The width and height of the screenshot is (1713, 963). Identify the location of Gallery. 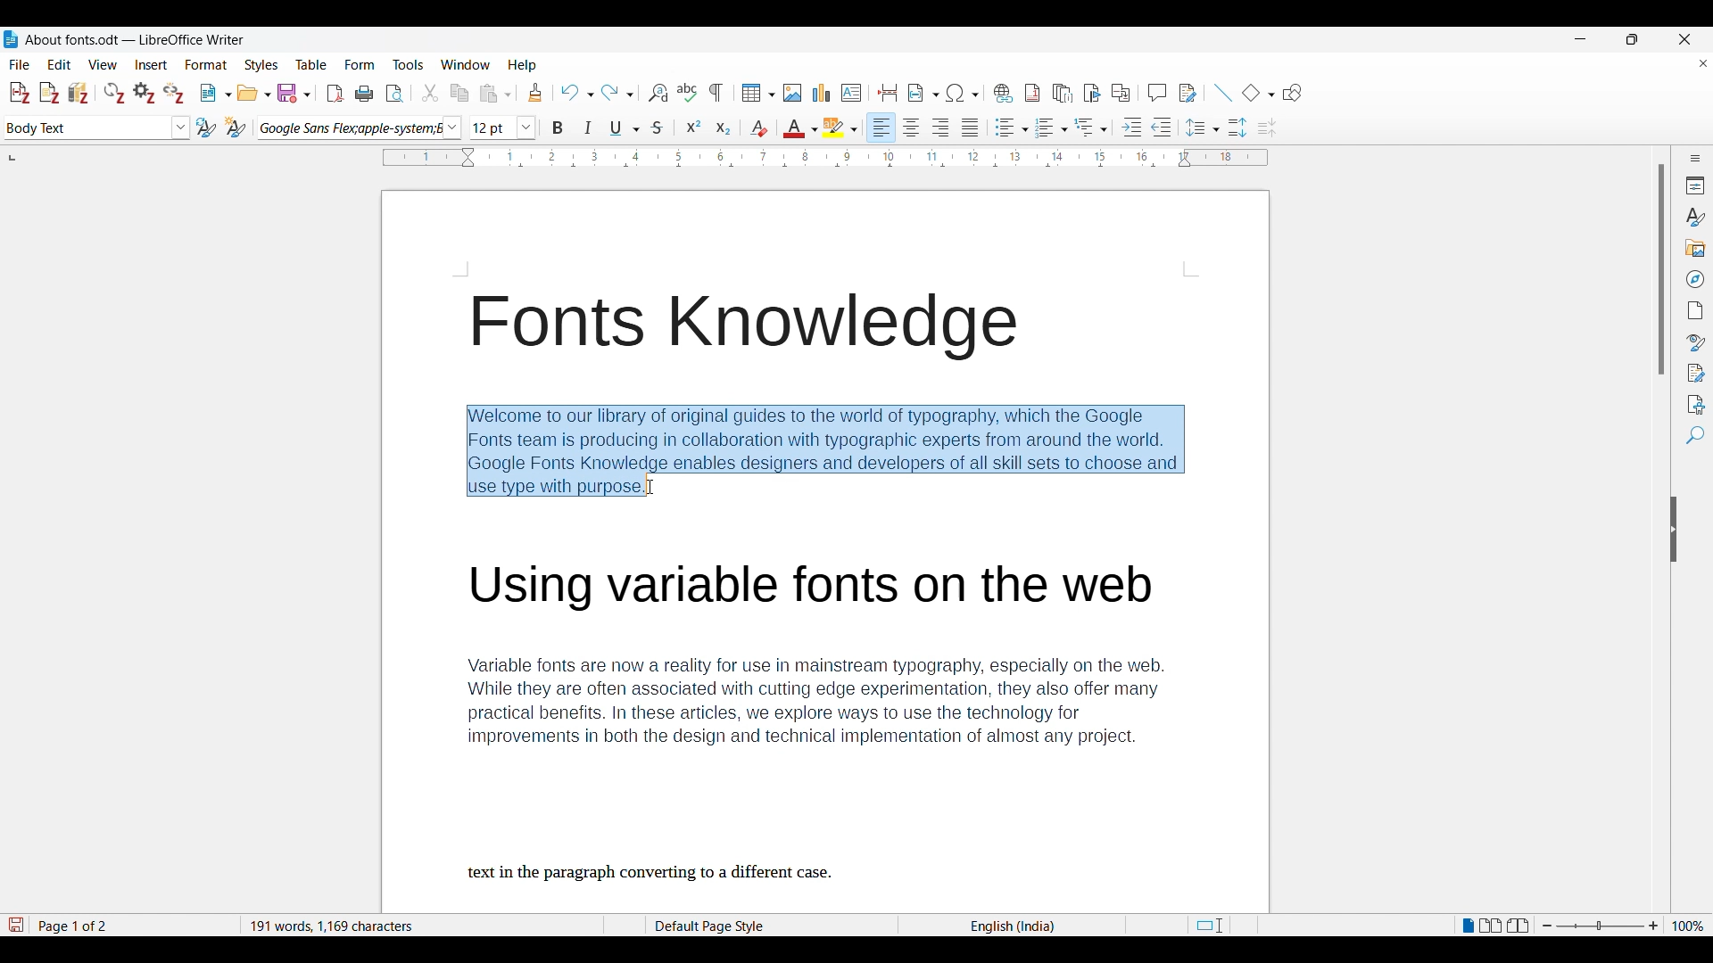
(1696, 249).